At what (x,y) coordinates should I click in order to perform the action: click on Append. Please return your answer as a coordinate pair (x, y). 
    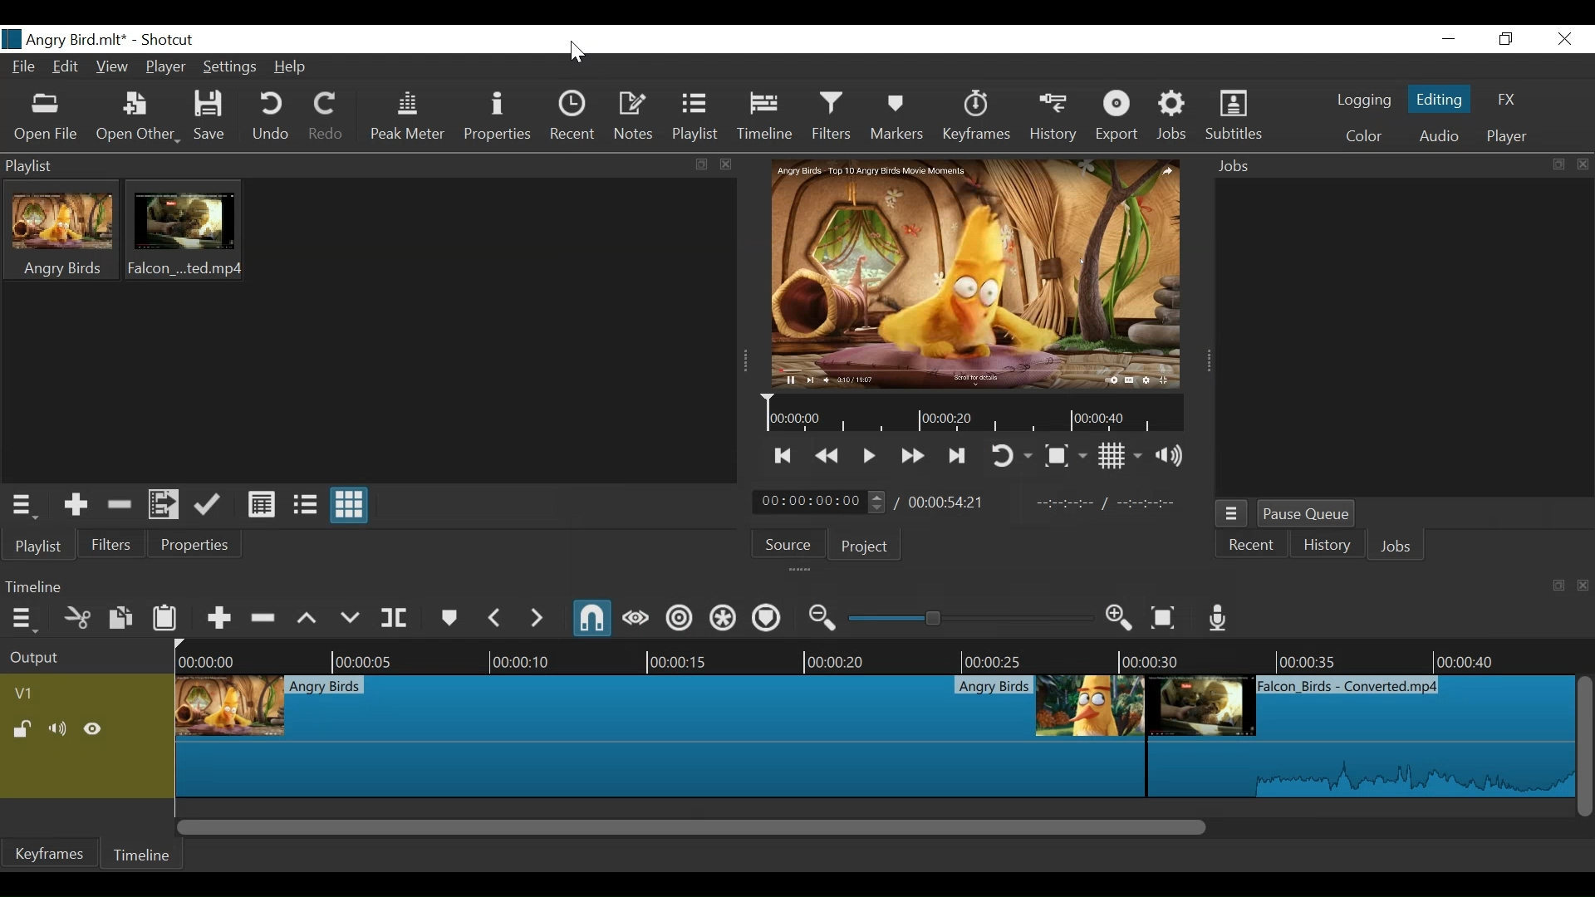
    Looking at the image, I should click on (218, 620).